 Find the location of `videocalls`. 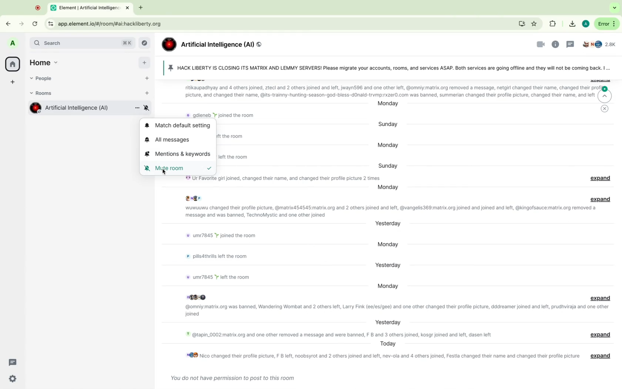

videocalls is located at coordinates (537, 45).